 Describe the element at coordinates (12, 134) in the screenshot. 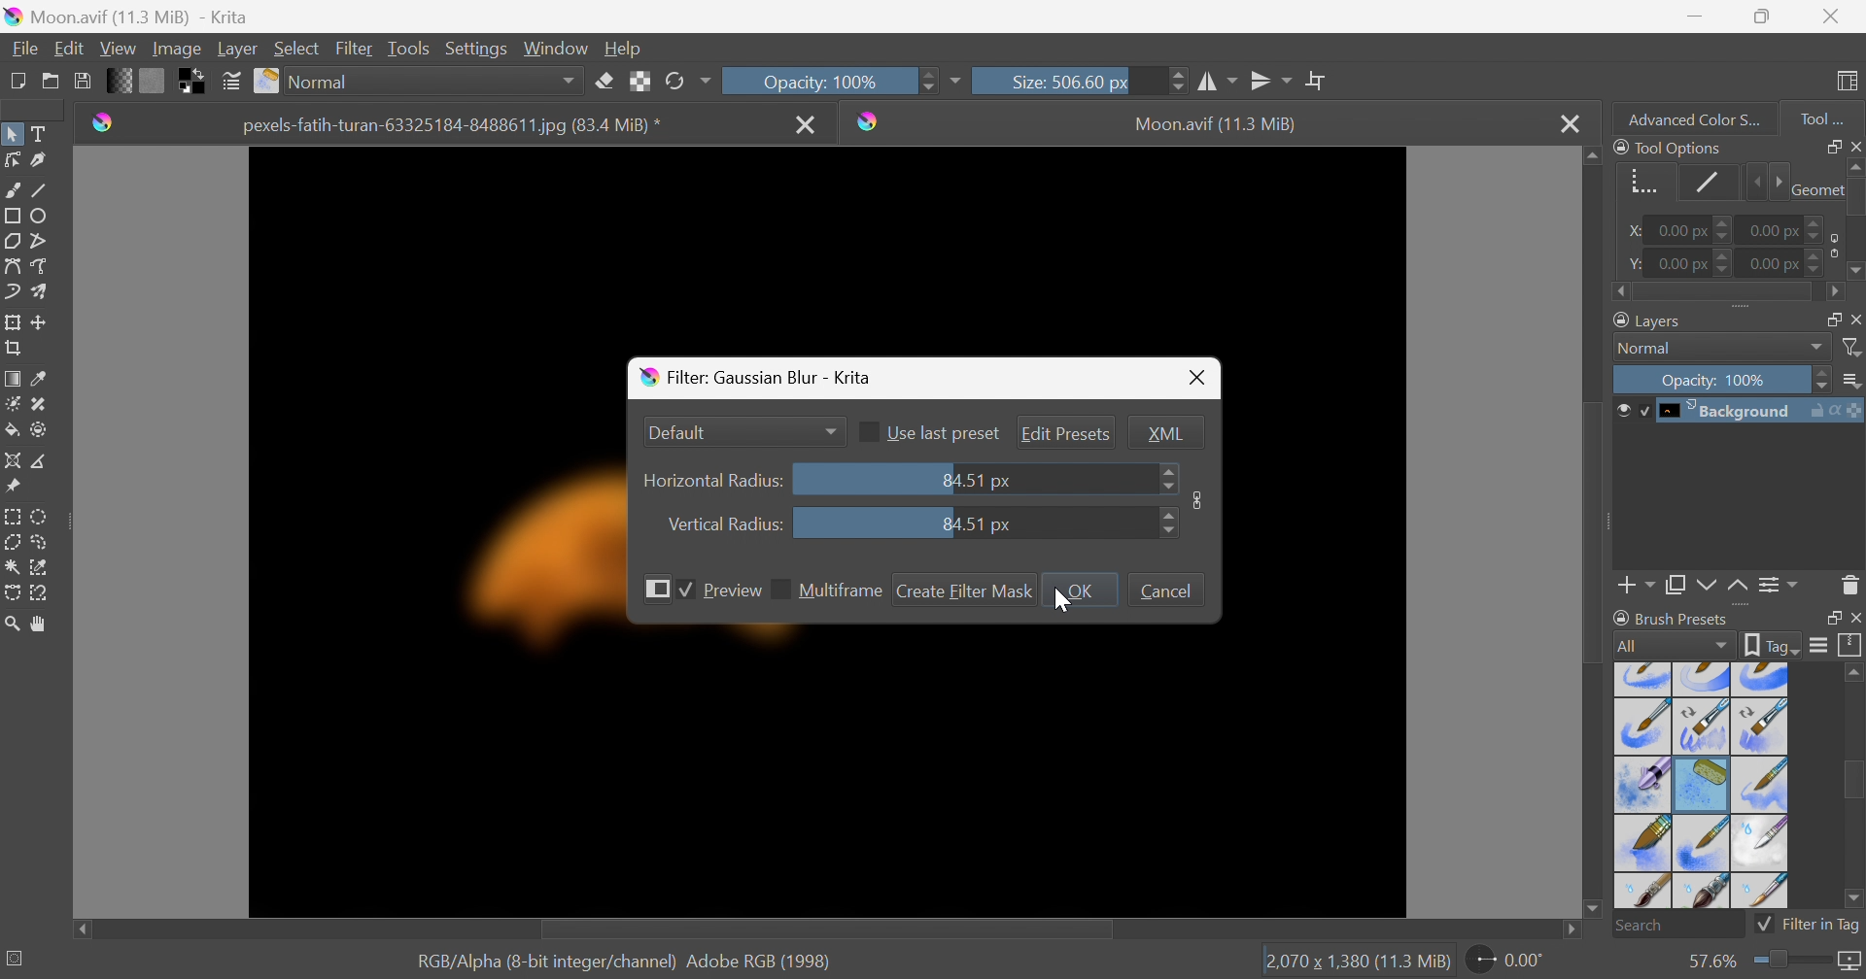

I see `Select shapes tool` at that location.